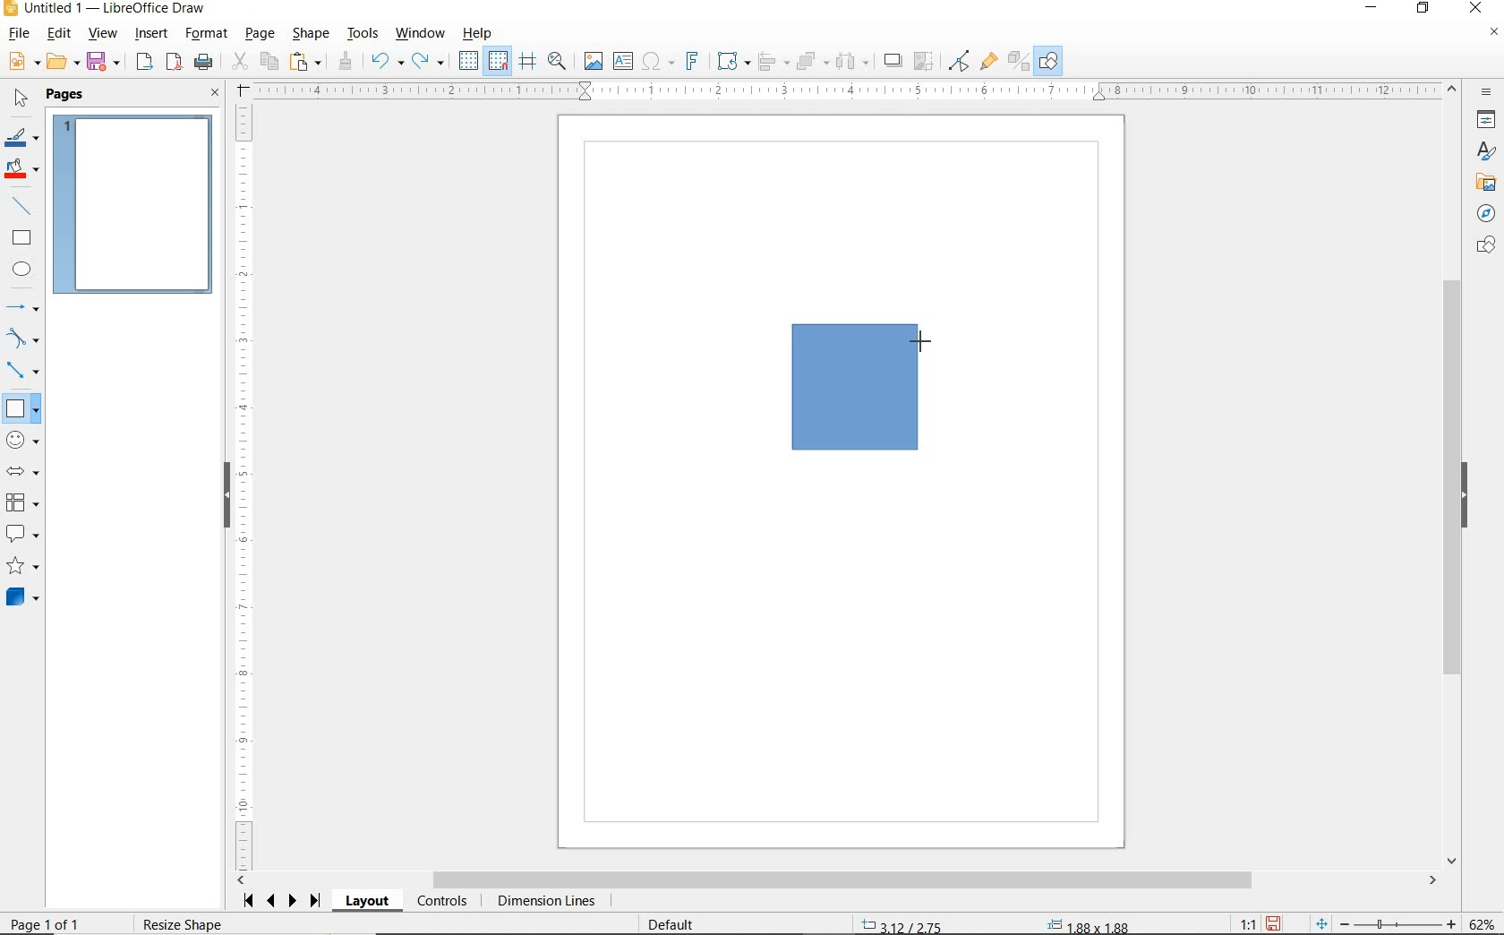 The image size is (1504, 935). I want to click on NAVIGATOR, so click(1486, 211).